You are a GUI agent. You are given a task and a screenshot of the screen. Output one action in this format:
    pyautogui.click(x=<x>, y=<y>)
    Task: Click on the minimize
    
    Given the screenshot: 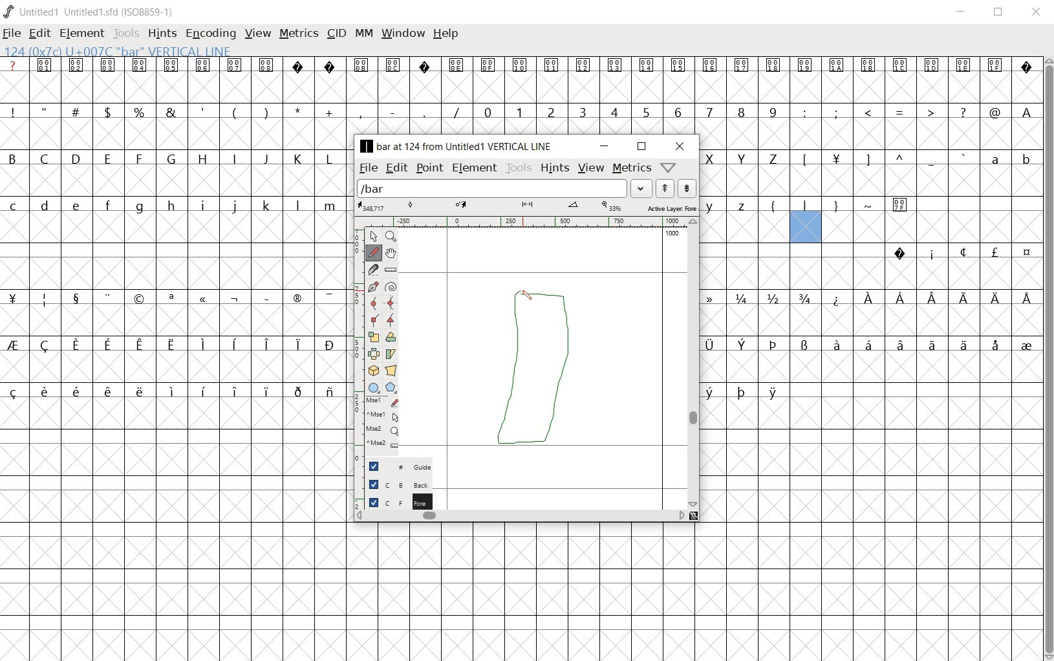 What is the action you would take?
    pyautogui.click(x=961, y=12)
    